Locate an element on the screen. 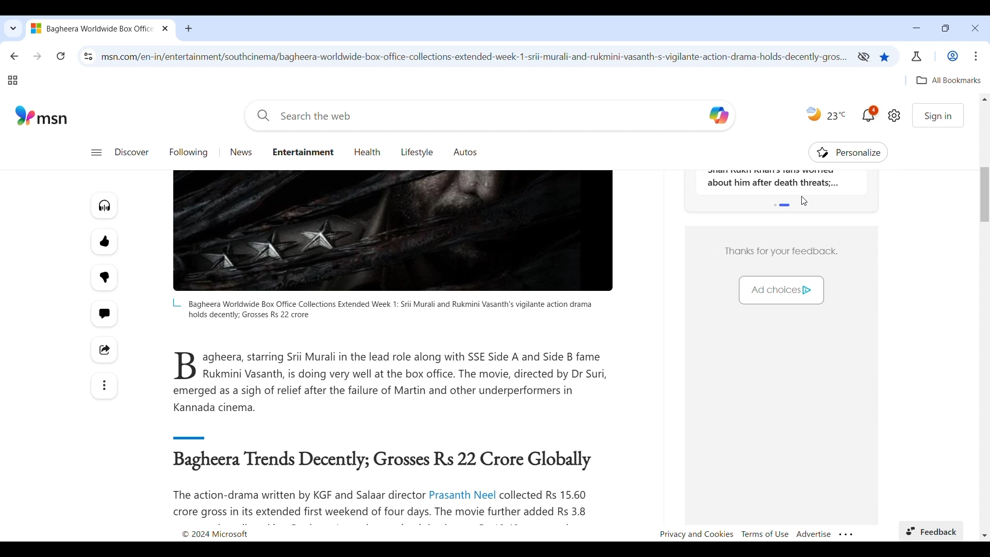 Image resolution: width=990 pixels, height=557 pixels. Customize and control Chromium is located at coordinates (976, 56).